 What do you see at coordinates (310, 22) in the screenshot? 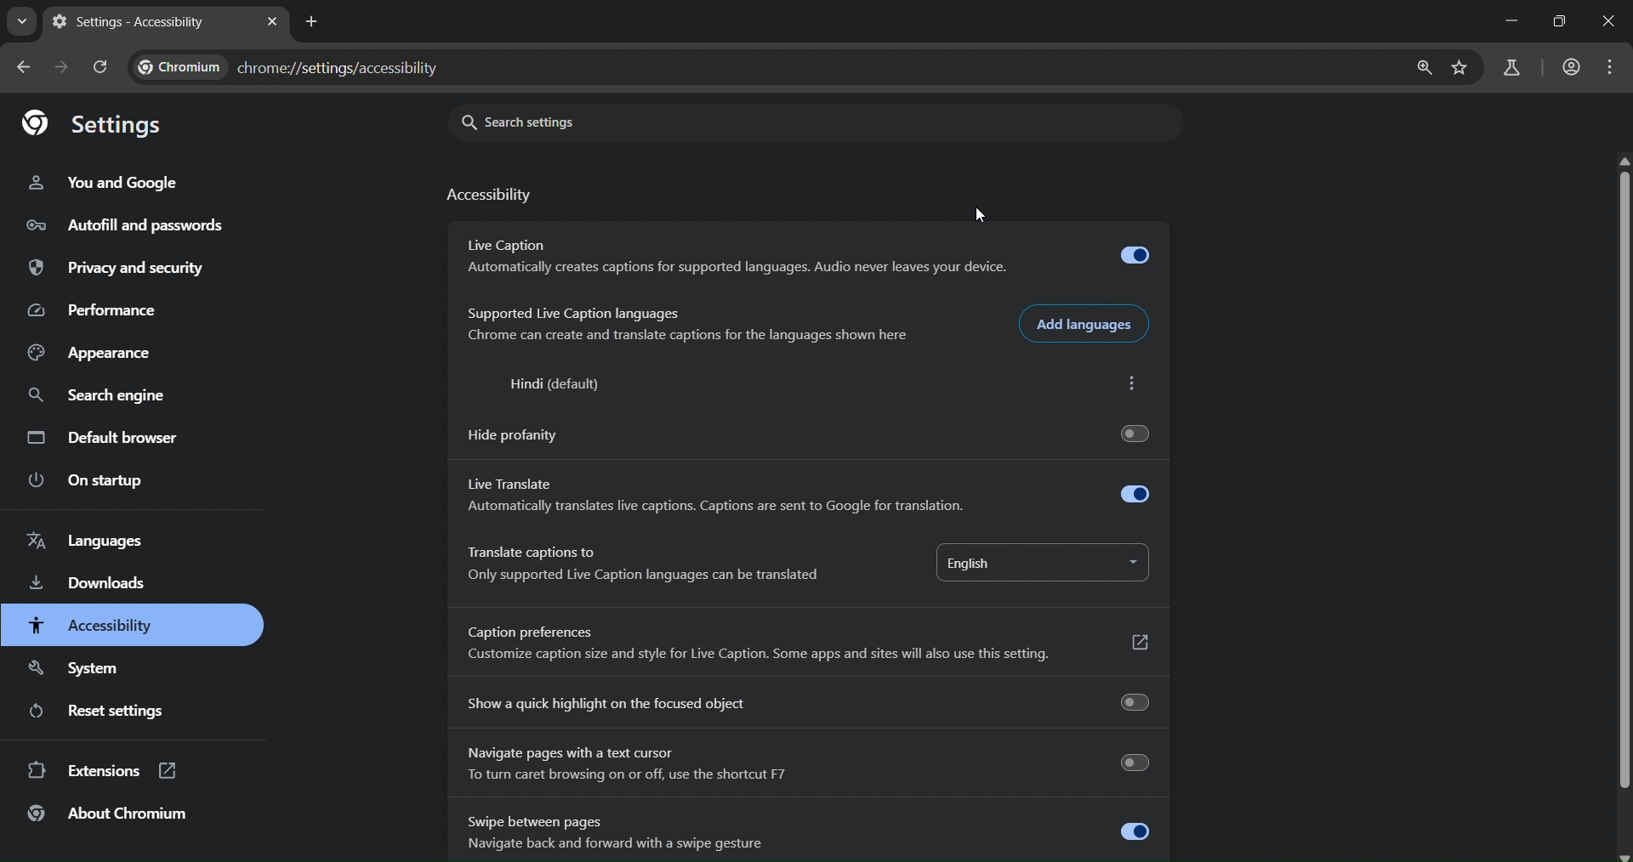
I see `new tab` at bounding box center [310, 22].